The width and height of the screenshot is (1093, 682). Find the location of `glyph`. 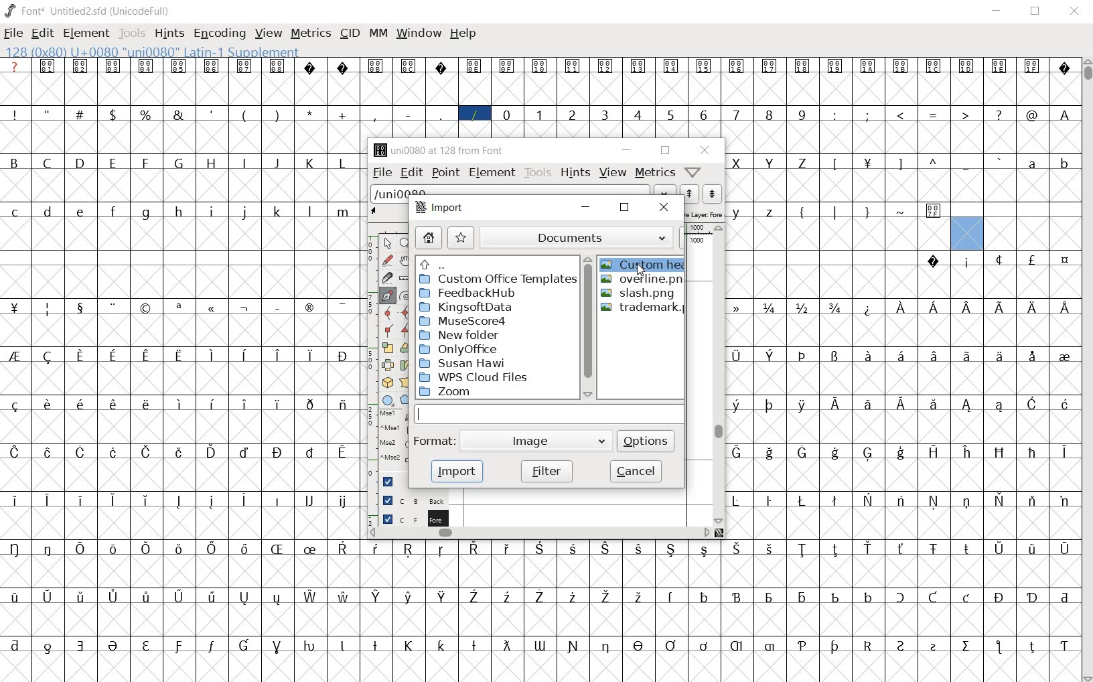

glyph is located at coordinates (968, 406).